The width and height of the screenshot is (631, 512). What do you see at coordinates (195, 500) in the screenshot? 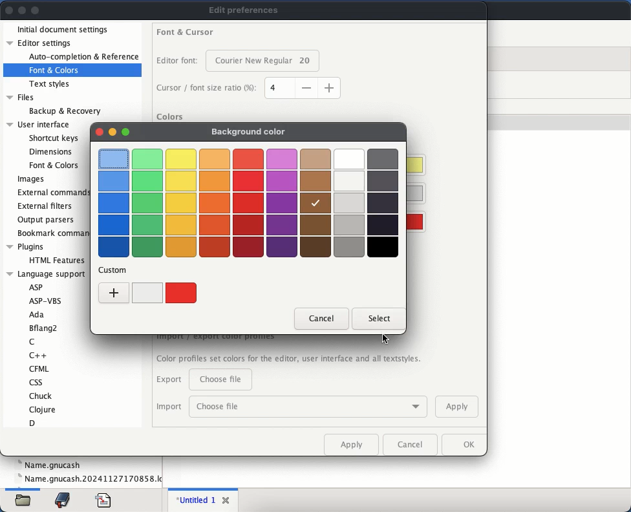
I see `untitled 1` at bounding box center [195, 500].